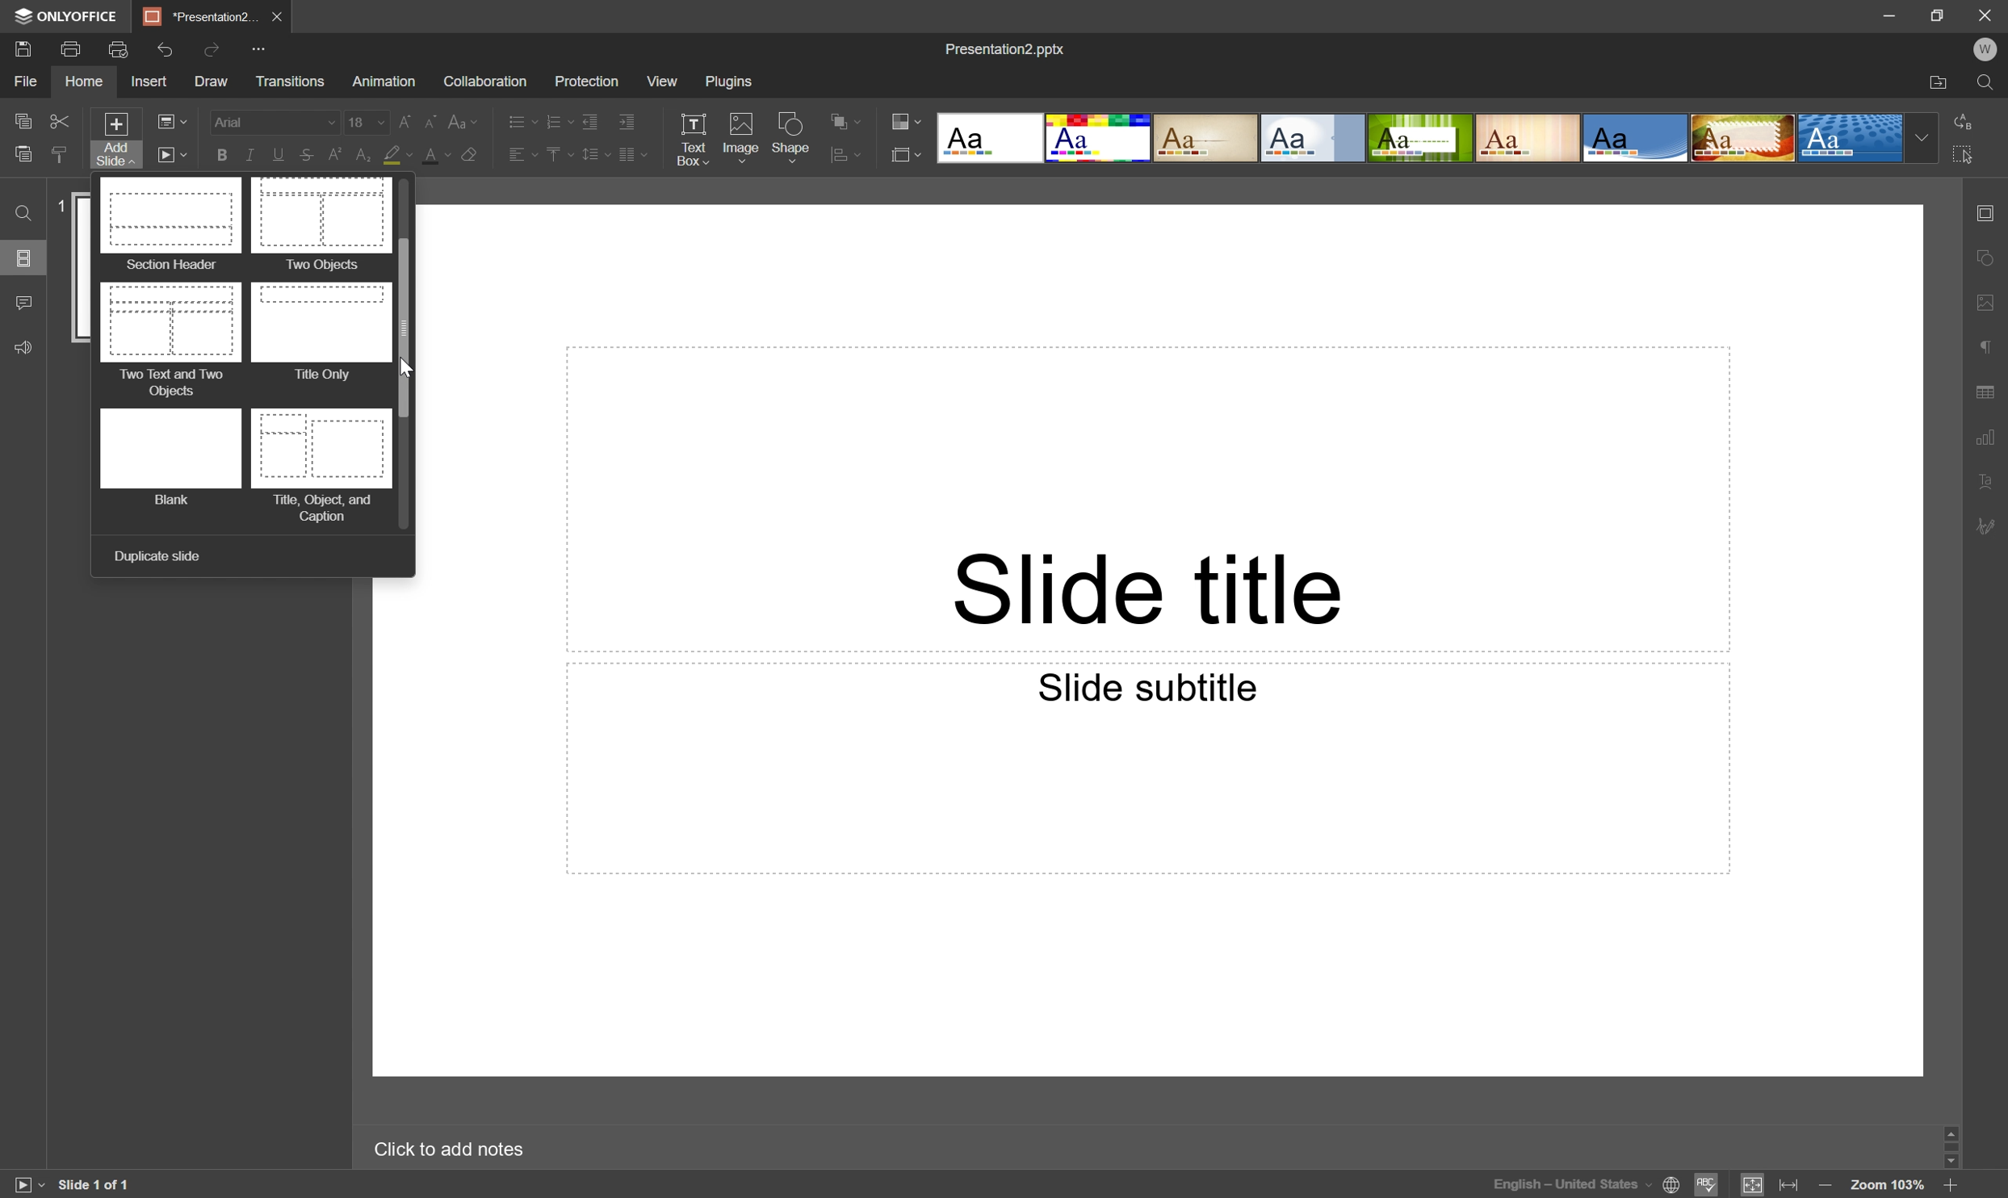 Image resolution: width=2008 pixels, height=1198 pixels. I want to click on Type of slides, so click(1421, 137).